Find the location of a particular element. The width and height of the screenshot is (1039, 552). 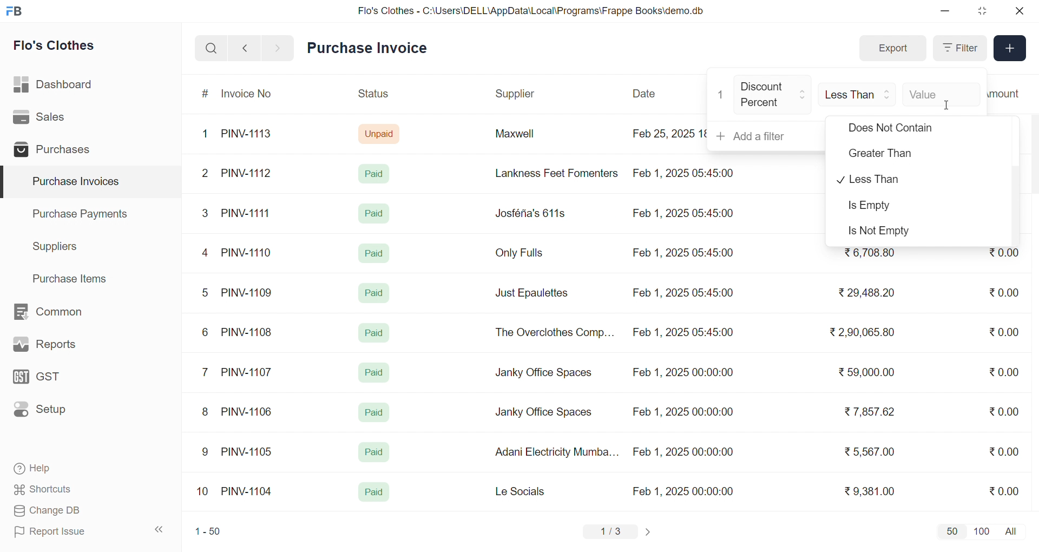

Feb 1, 2025 00:00:00 is located at coordinates (683, 452).